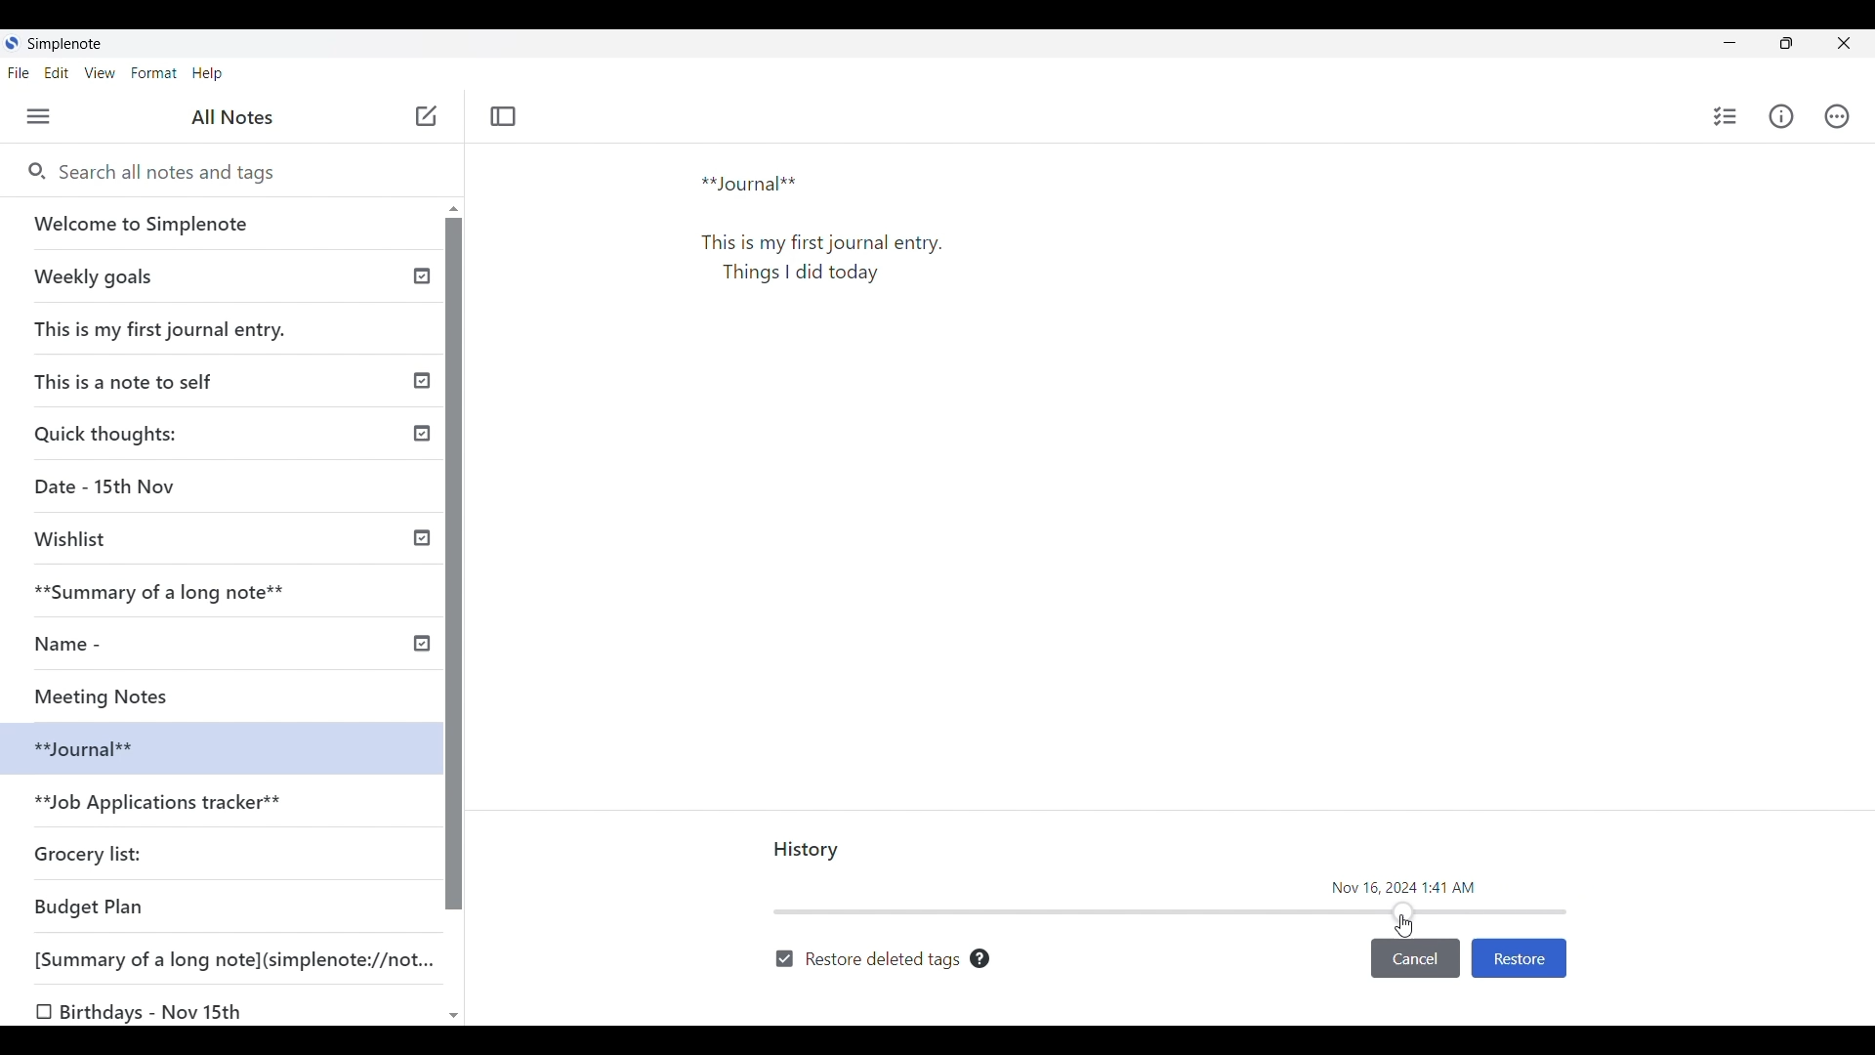 This screenshot has width=1875, height=1055. What do you see at coordinates (243, 958) in the screenshot?
I see `[Summary of a long note](simplenote://not...` at bounding box center [243, 958].